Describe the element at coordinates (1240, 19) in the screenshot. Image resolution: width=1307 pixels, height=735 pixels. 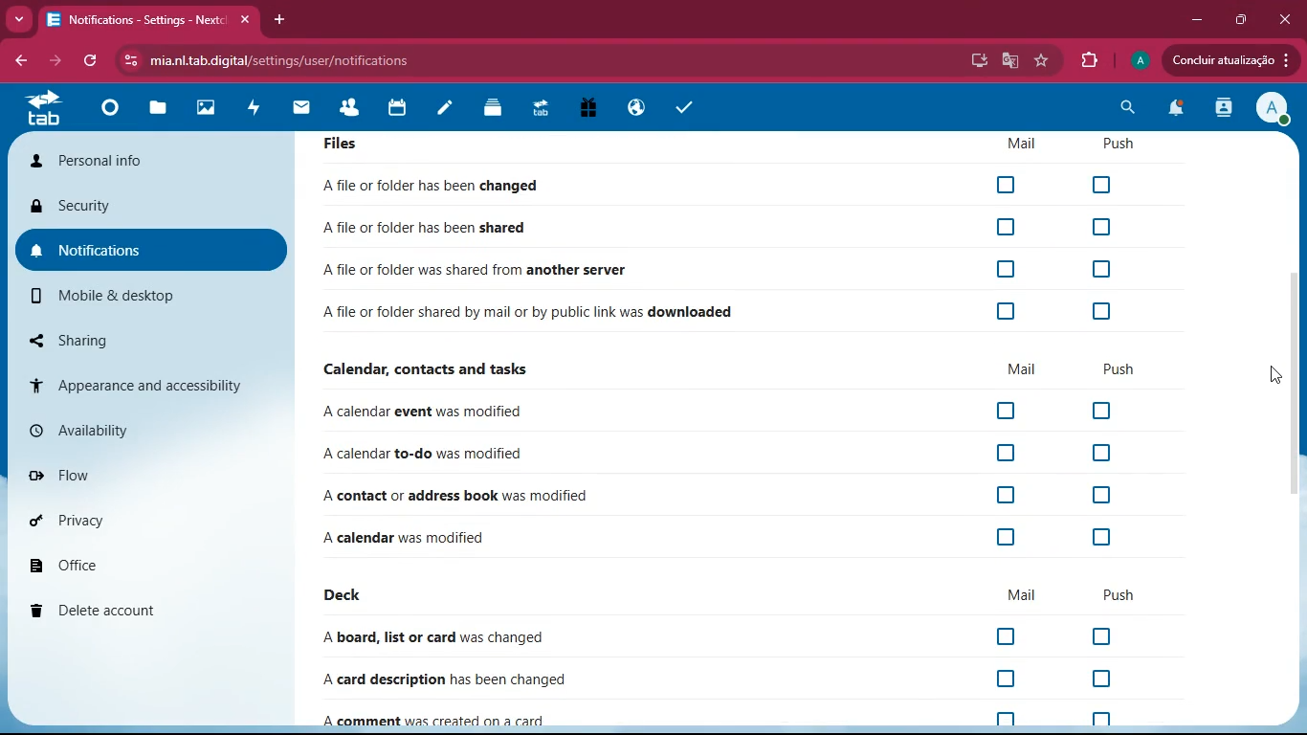
I see `maximize` at that location.